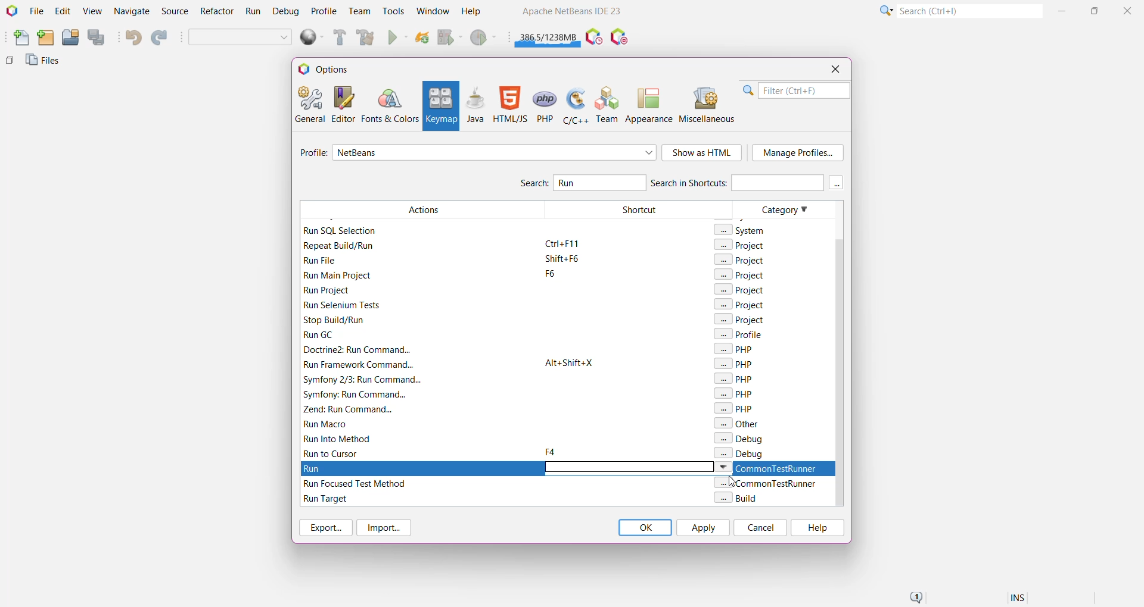  Describe the element at coordinates (386, 528) in the screenshot. I see `Import` at that location.